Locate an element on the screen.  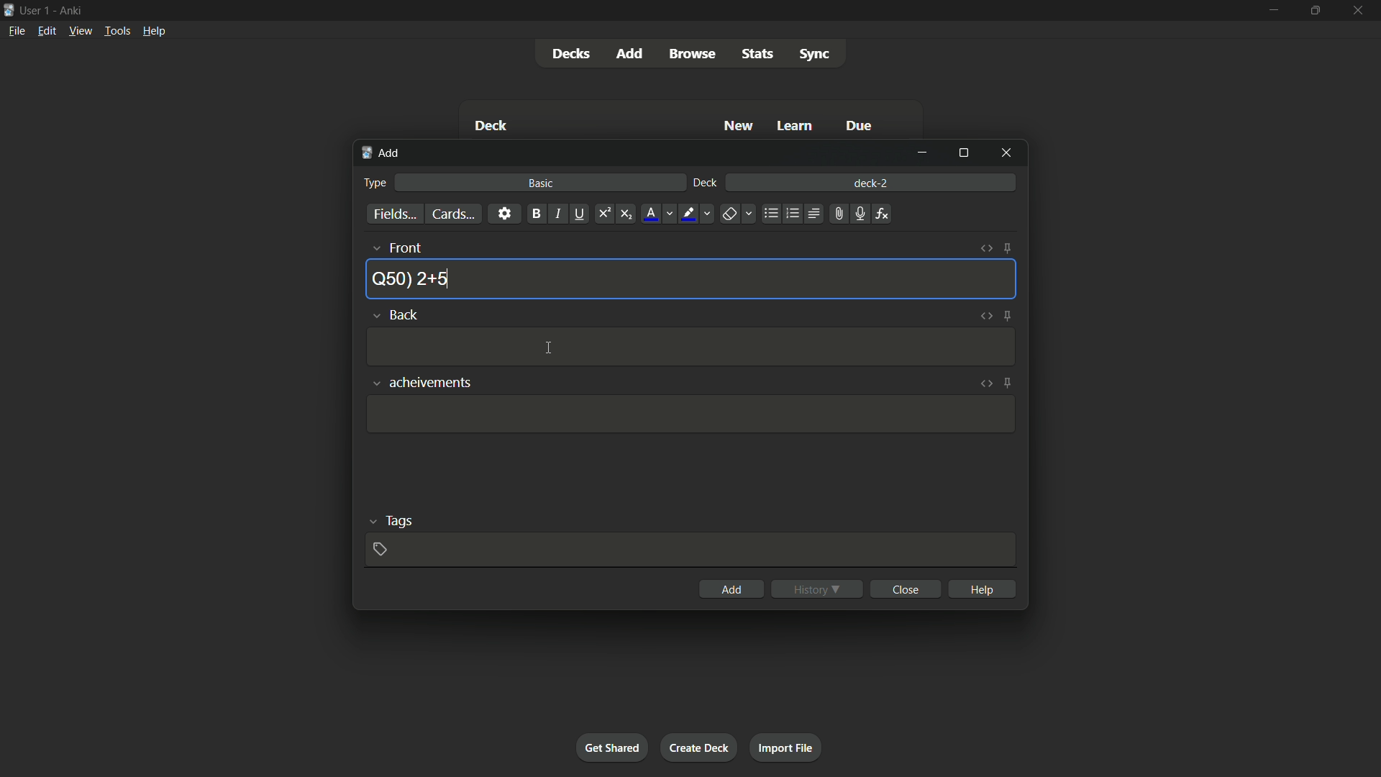
close app is located at coordinates (1360, 11).